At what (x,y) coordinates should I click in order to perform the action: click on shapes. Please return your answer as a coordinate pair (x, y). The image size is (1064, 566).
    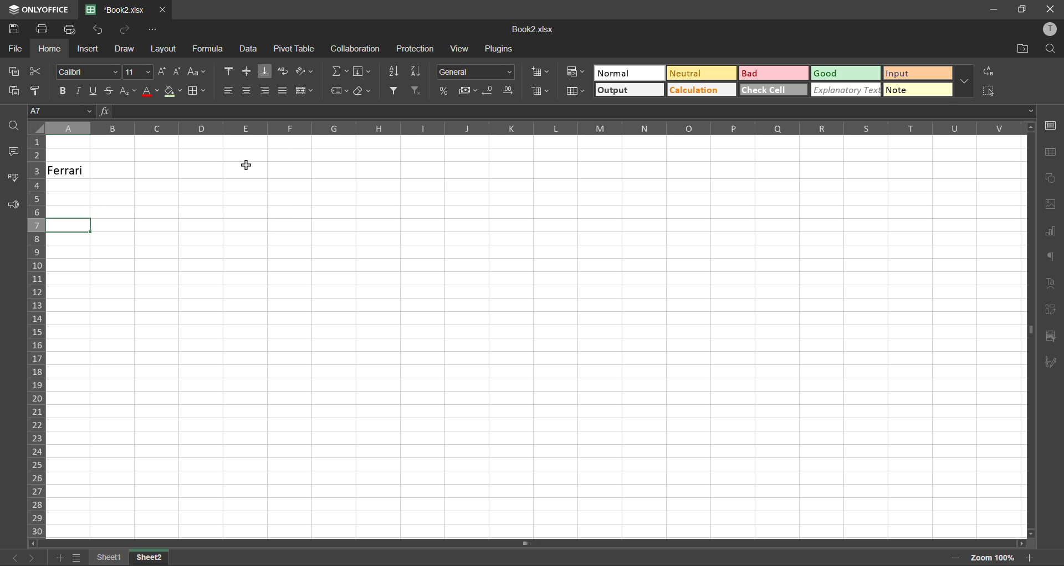
    Looking at the image, I should click on (1050, 179).